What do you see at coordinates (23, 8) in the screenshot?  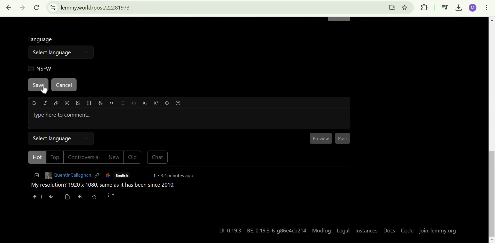 I see `Click to go forward, hold to see history` at bounding box center [23, 8].